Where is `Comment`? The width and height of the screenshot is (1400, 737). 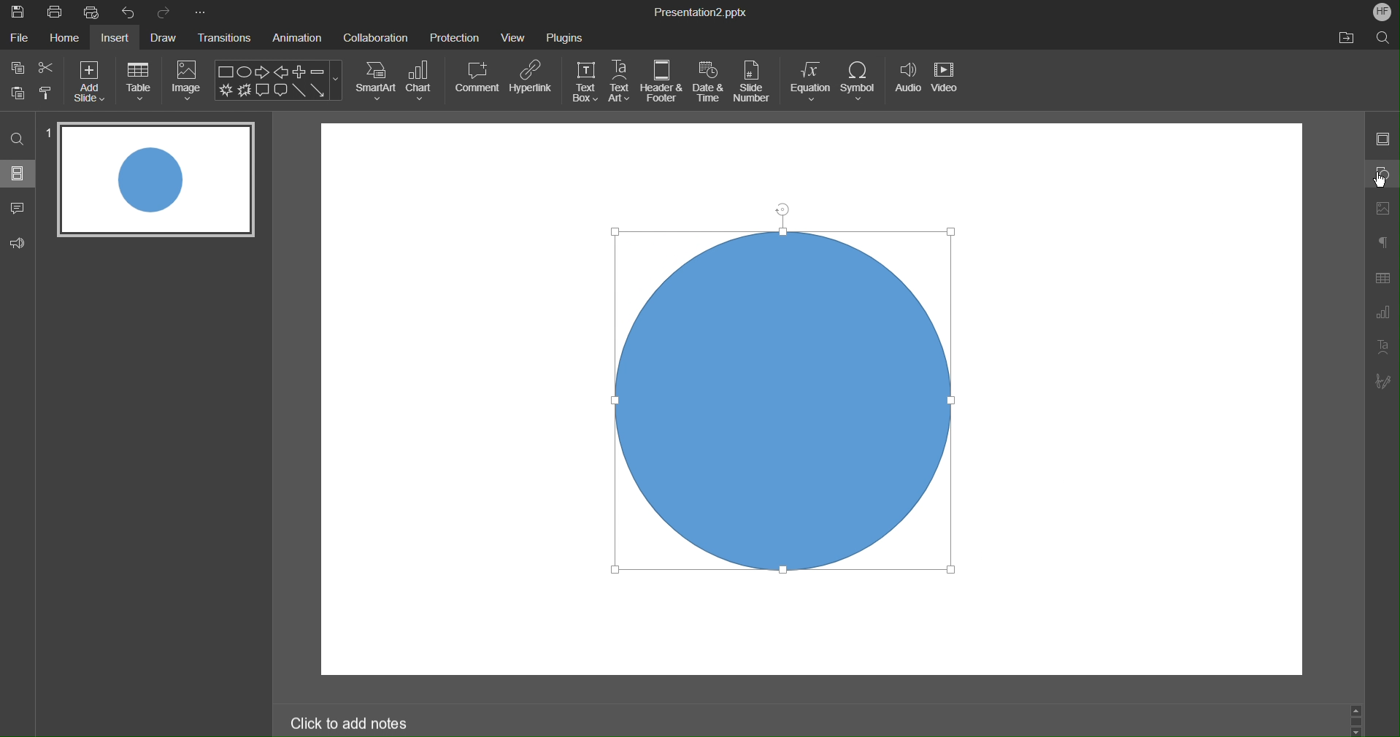 Comment is located at coordinates (18, 205).